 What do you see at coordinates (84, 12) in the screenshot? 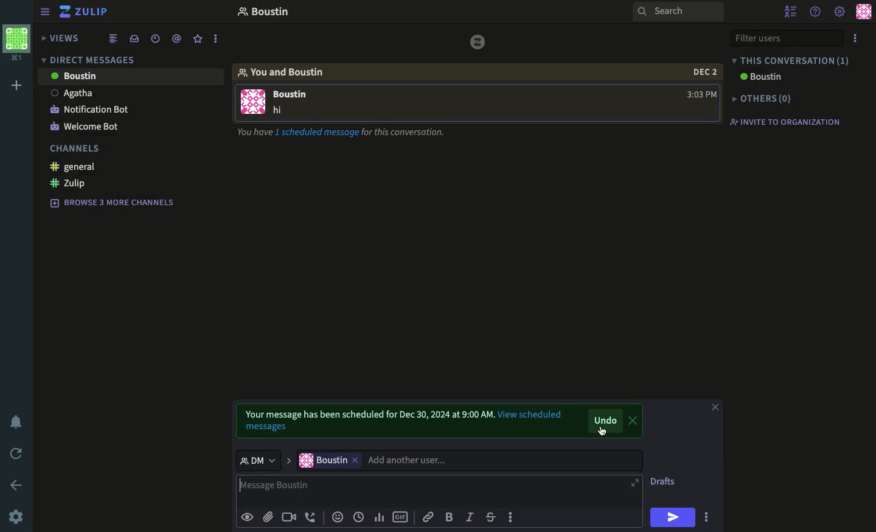
I see `zulip` at bounding box center [84, 12].